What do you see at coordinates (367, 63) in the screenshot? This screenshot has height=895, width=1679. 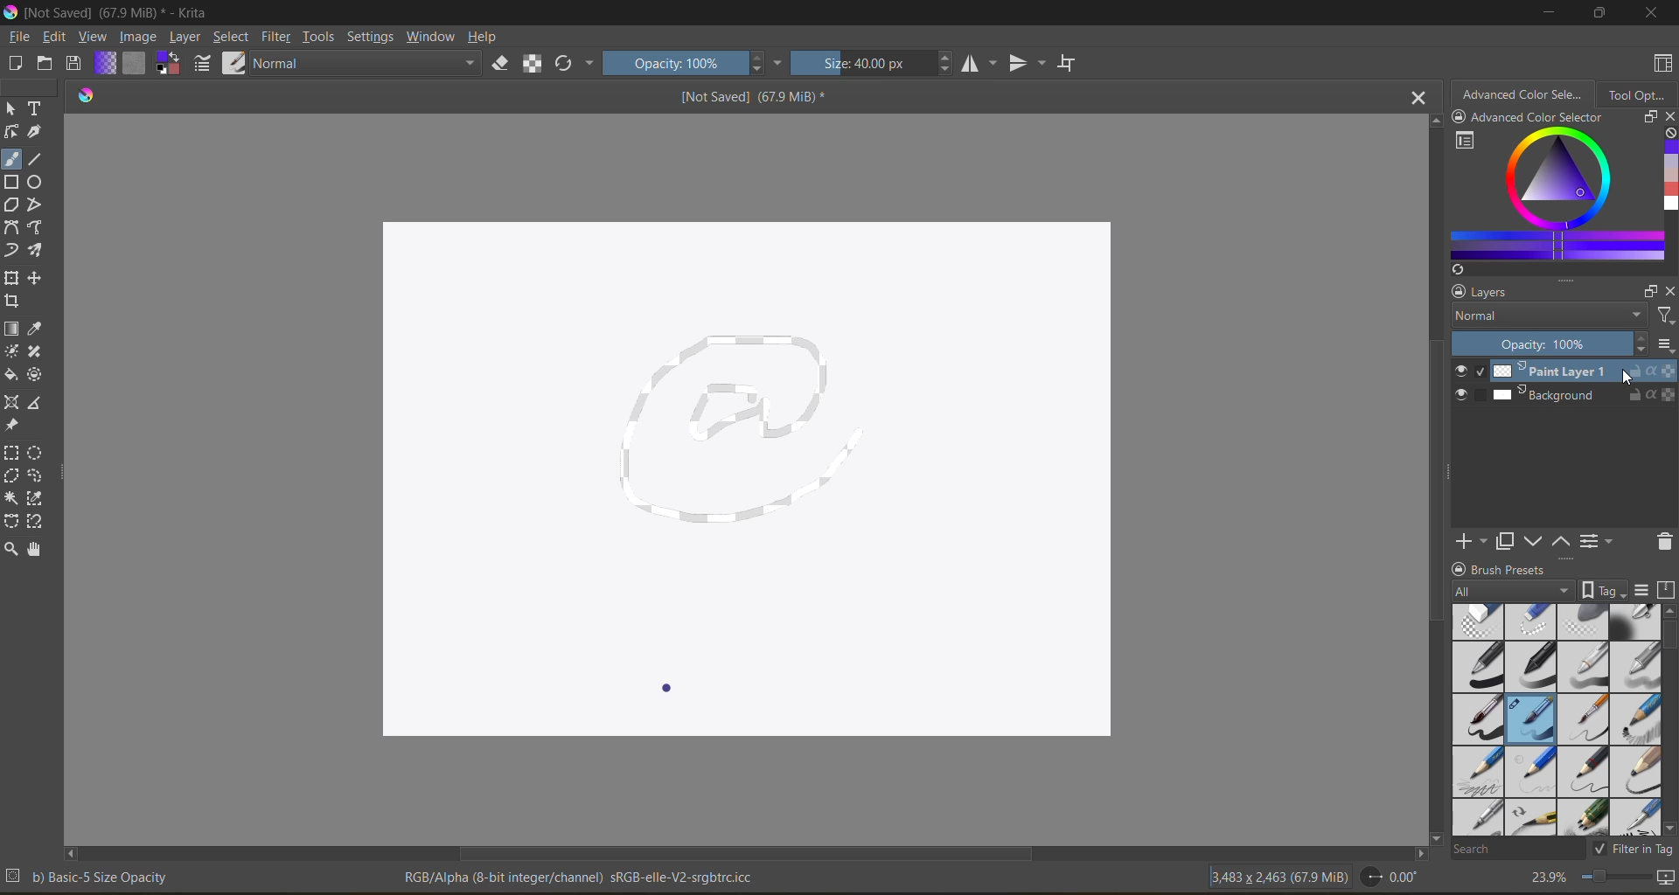 I see `normal` at bounding box center [367, 63].